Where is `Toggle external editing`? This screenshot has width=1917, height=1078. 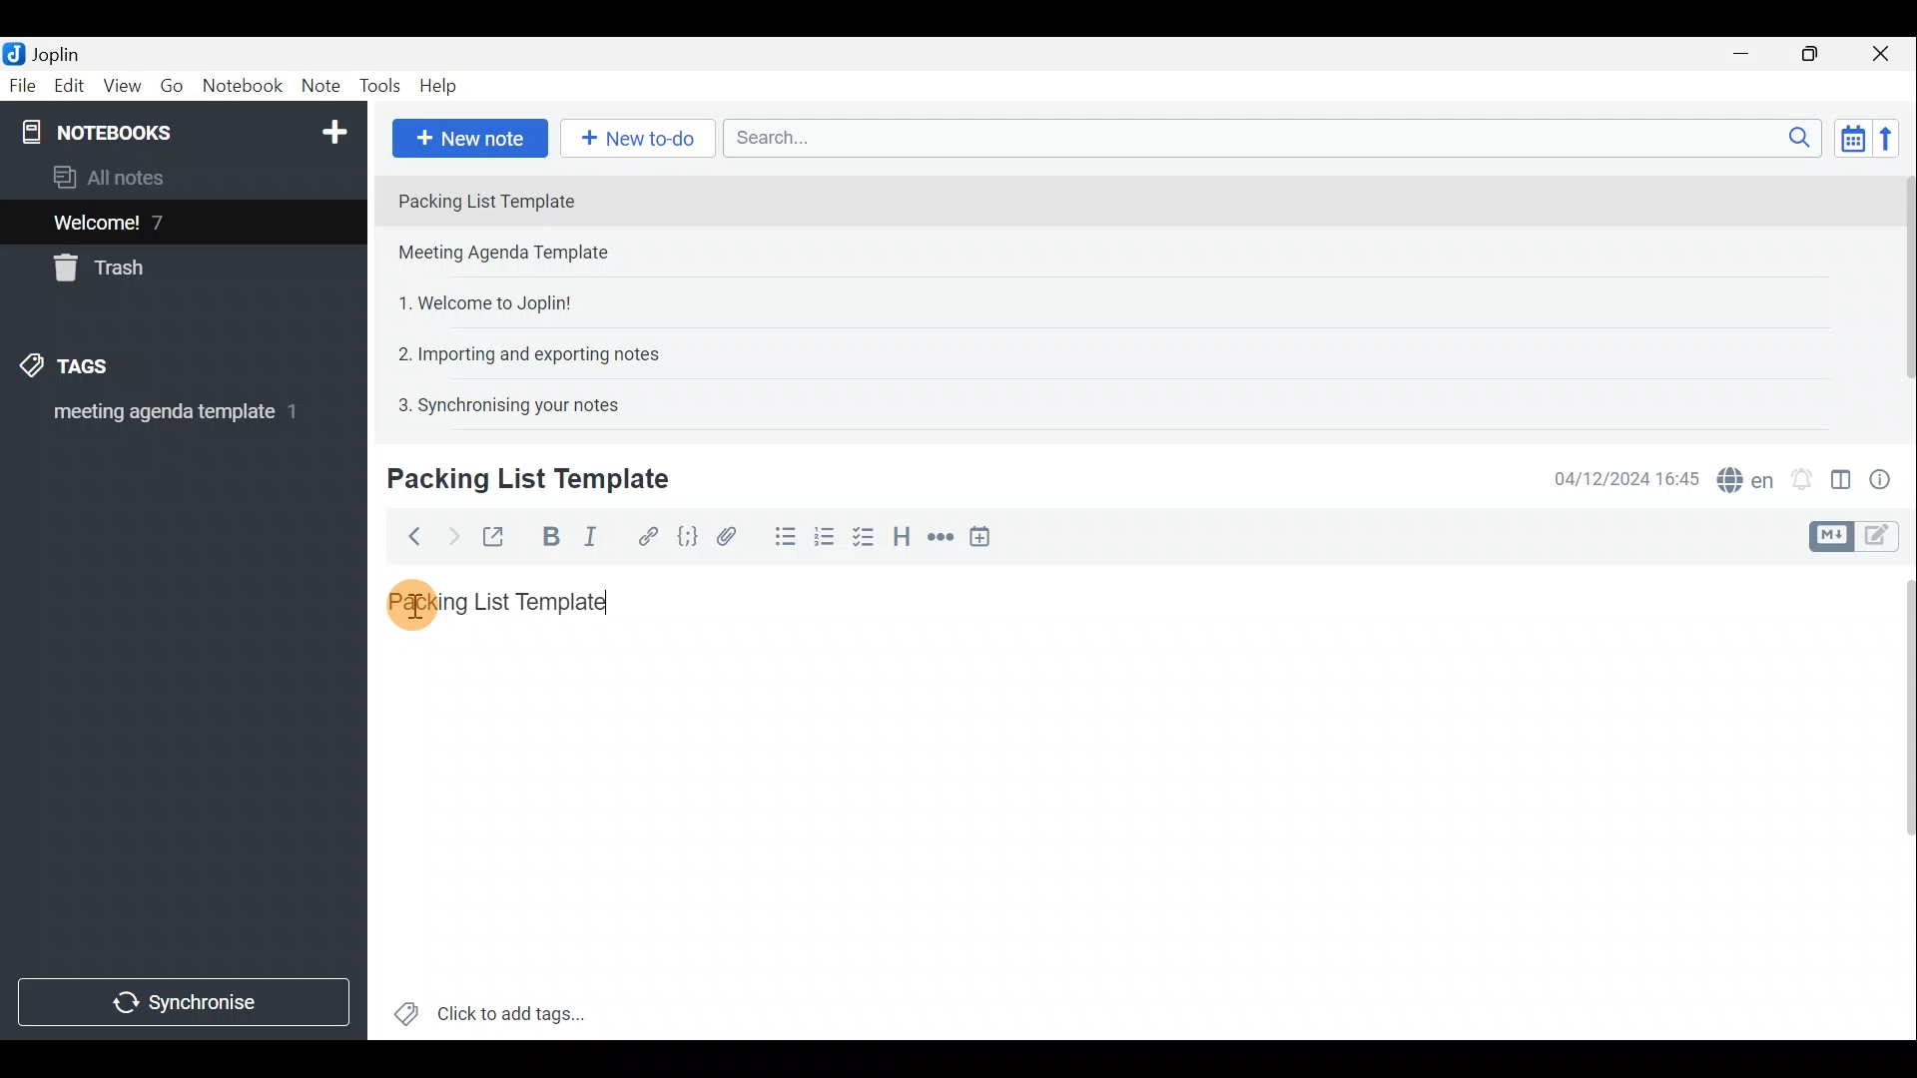
Toggle external editing is located at coordinates (495, 534).